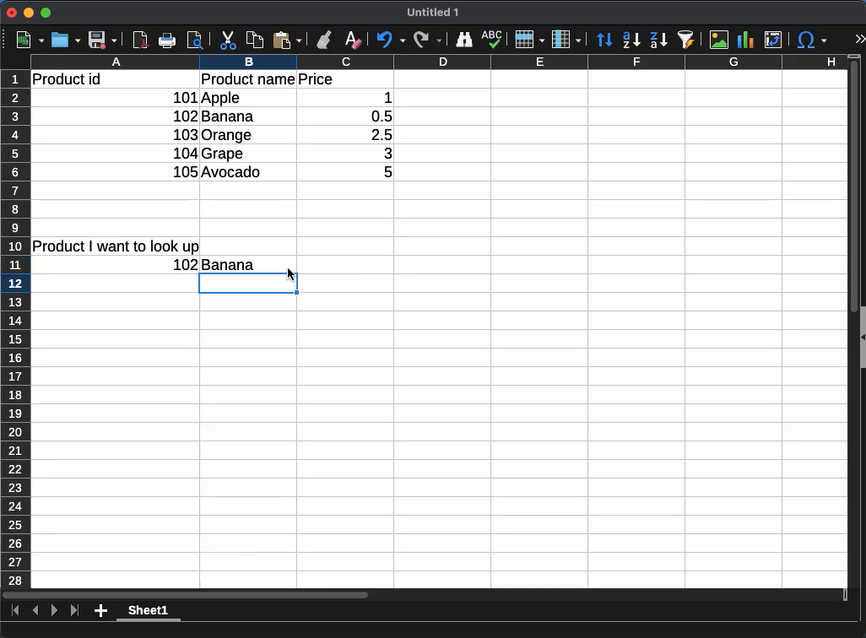 Image resolution: width=866 pixels, height=638 pixels. I want to click on descending , so click(659, 41).